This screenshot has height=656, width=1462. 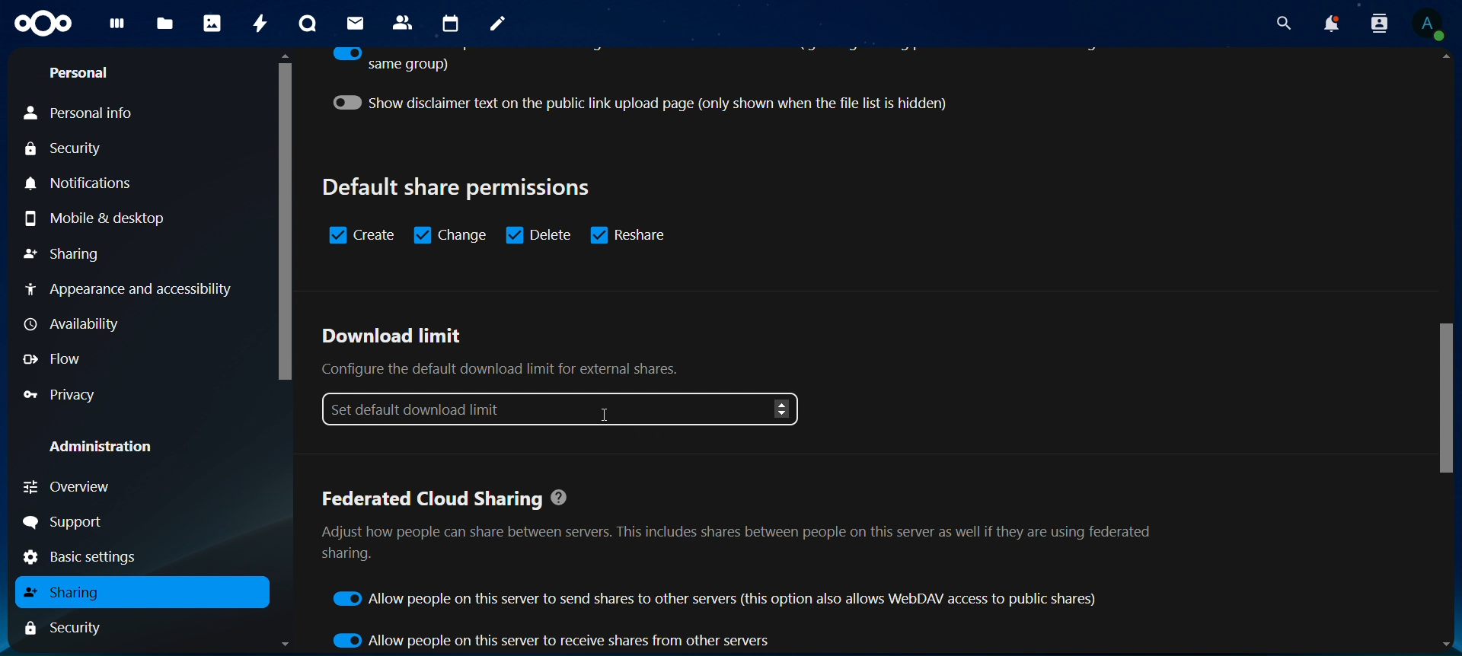 I want to click on activity, so click(x=259, y=24).